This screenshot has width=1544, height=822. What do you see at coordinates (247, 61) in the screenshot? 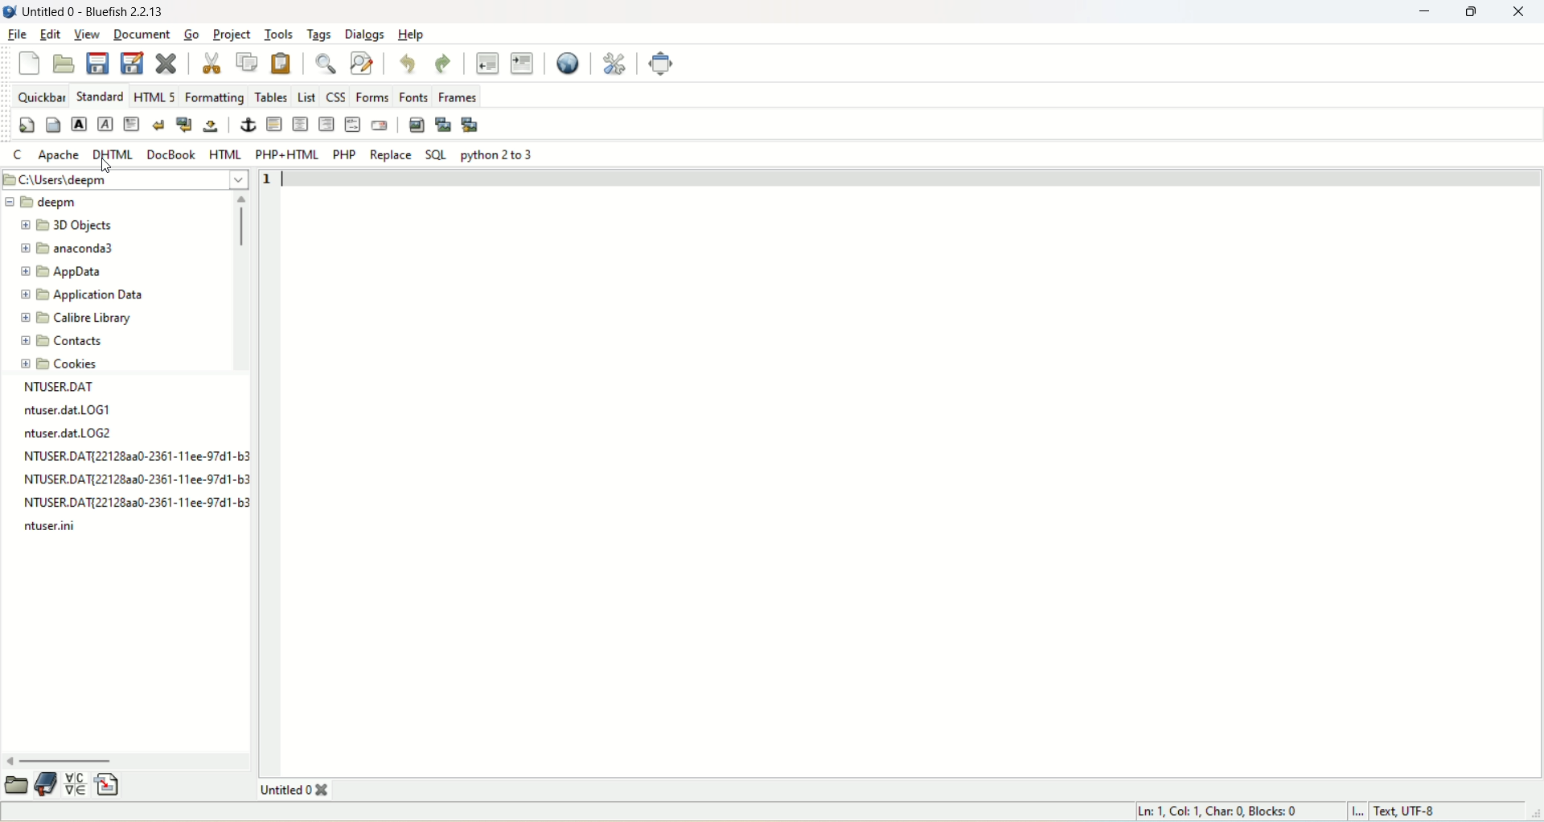
I see `copy` at bounding box center [247, 61].